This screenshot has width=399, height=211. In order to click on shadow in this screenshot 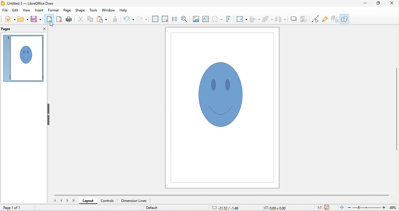, I will do `click(293, 18)`.